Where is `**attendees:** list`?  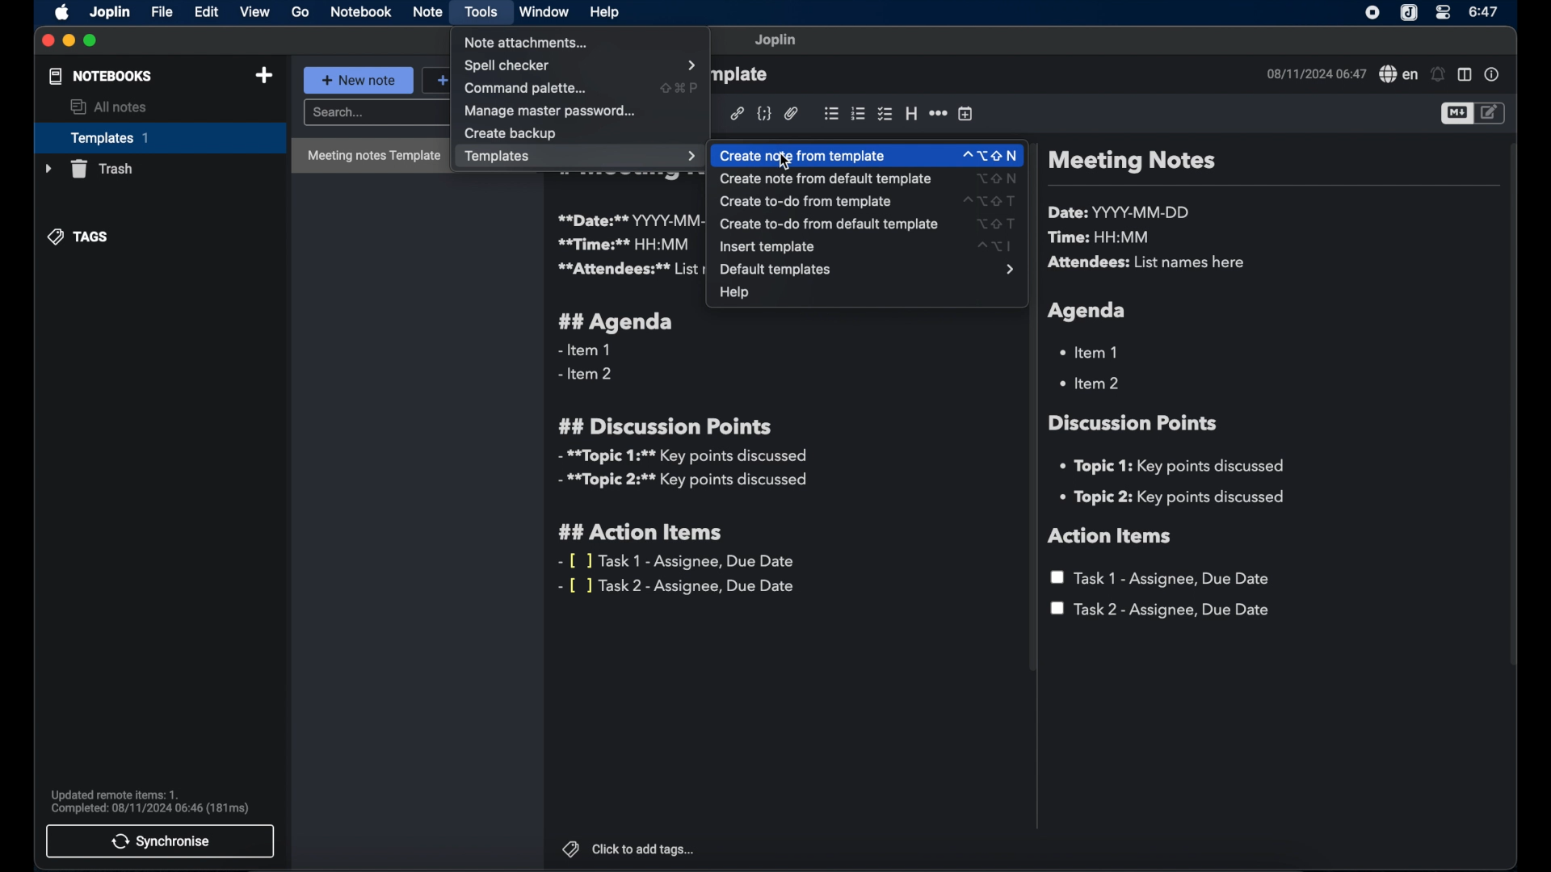
**attendees:** list is located at coordinates (629, 270).